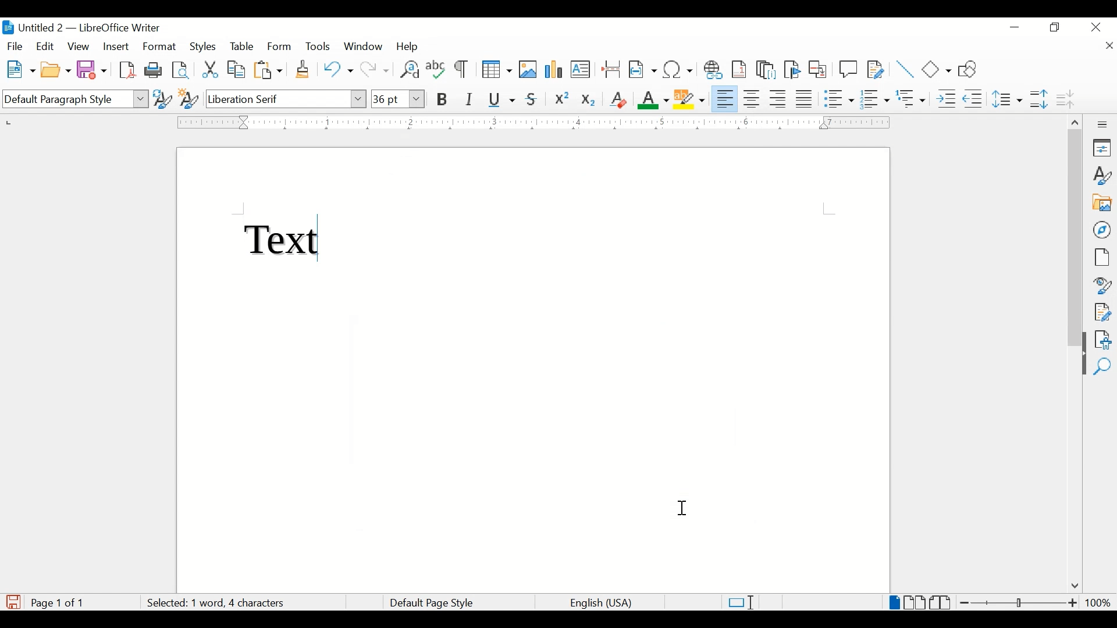 This screenshot has height=628, width=1117. I want to click on export directly as pdf, so click(129, 70).